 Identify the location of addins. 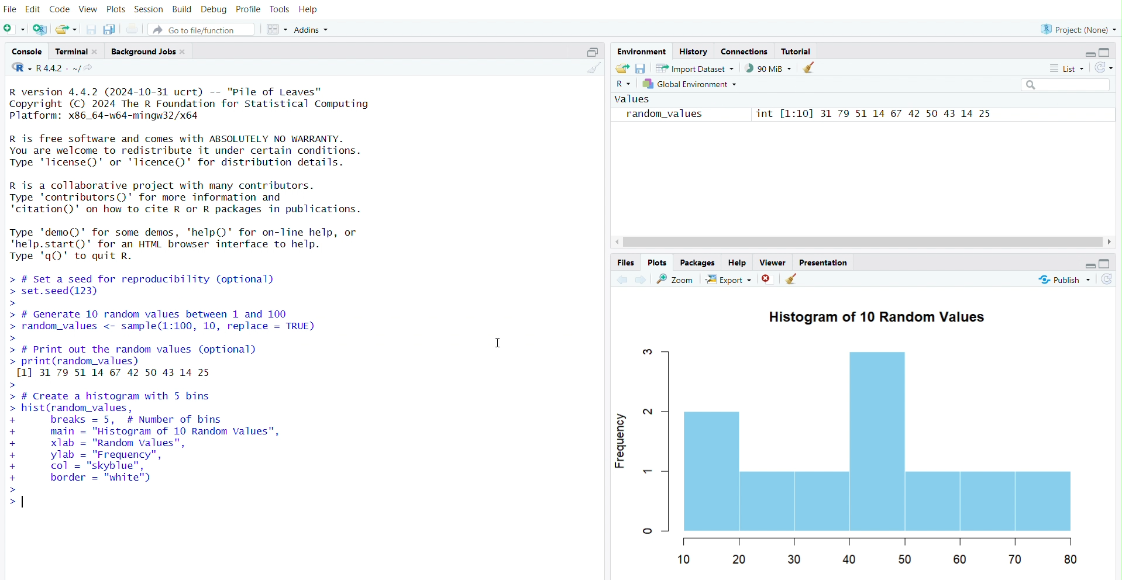
(314, 28).